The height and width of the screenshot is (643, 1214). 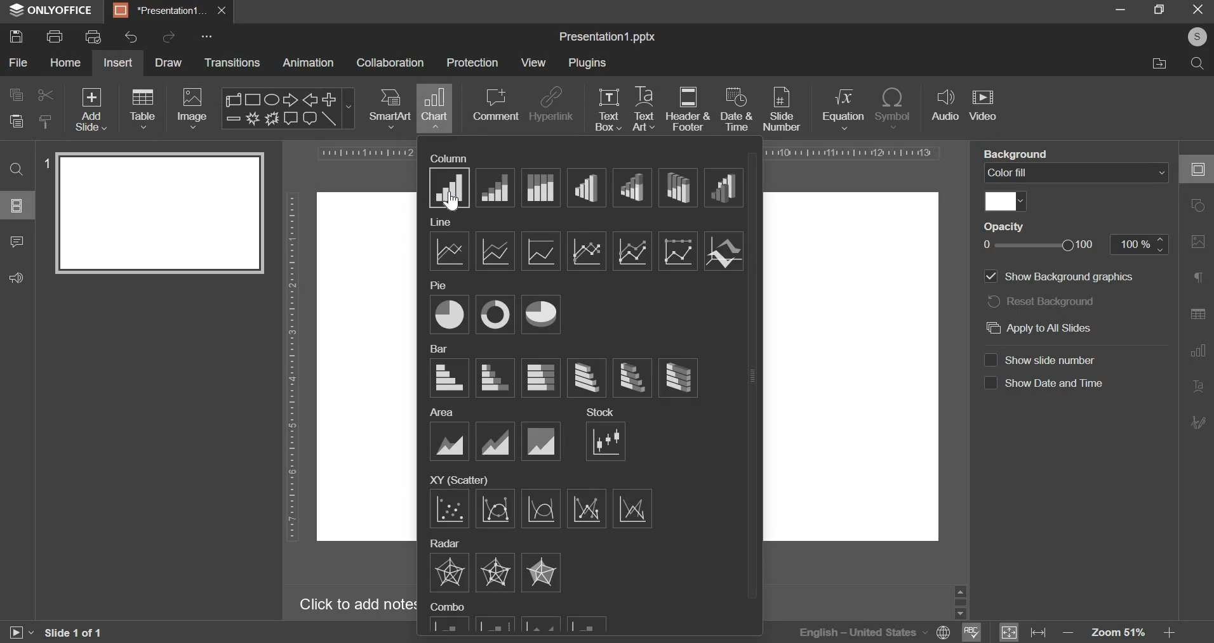 What do you see at coordinates (1040, 247) in the screenshot?
I see `opacity` at bounding box center [1040, 247].